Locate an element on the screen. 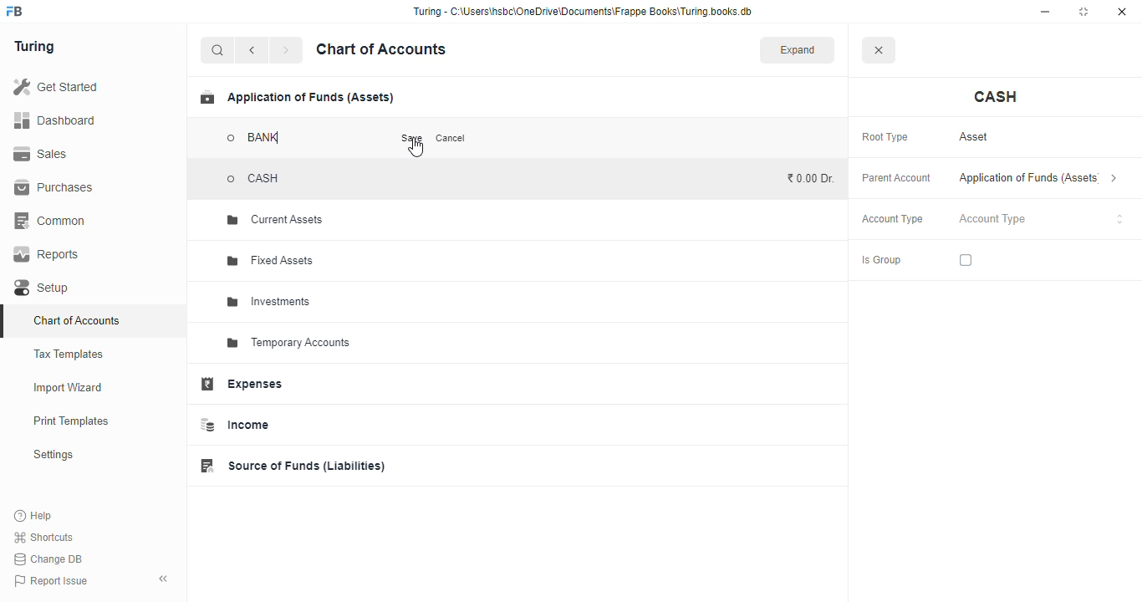 This screenshot has width=1142, height=602. BANK - account added is located at coordinates (254, 138).